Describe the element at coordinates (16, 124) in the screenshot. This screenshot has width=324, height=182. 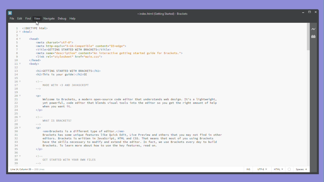
I see `28` at that location.